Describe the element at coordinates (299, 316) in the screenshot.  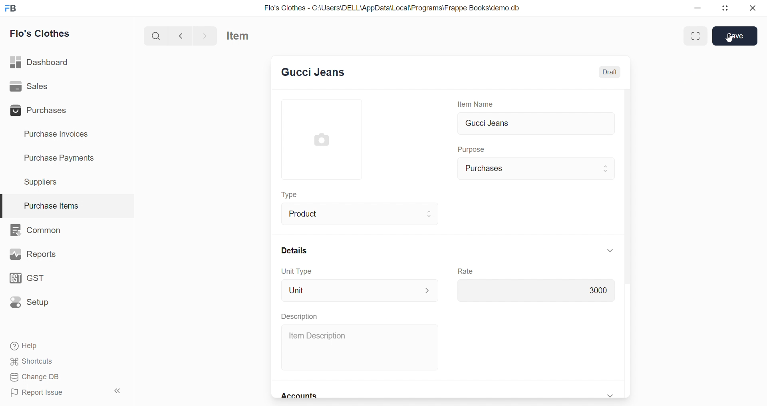
I see `Description` at that location.